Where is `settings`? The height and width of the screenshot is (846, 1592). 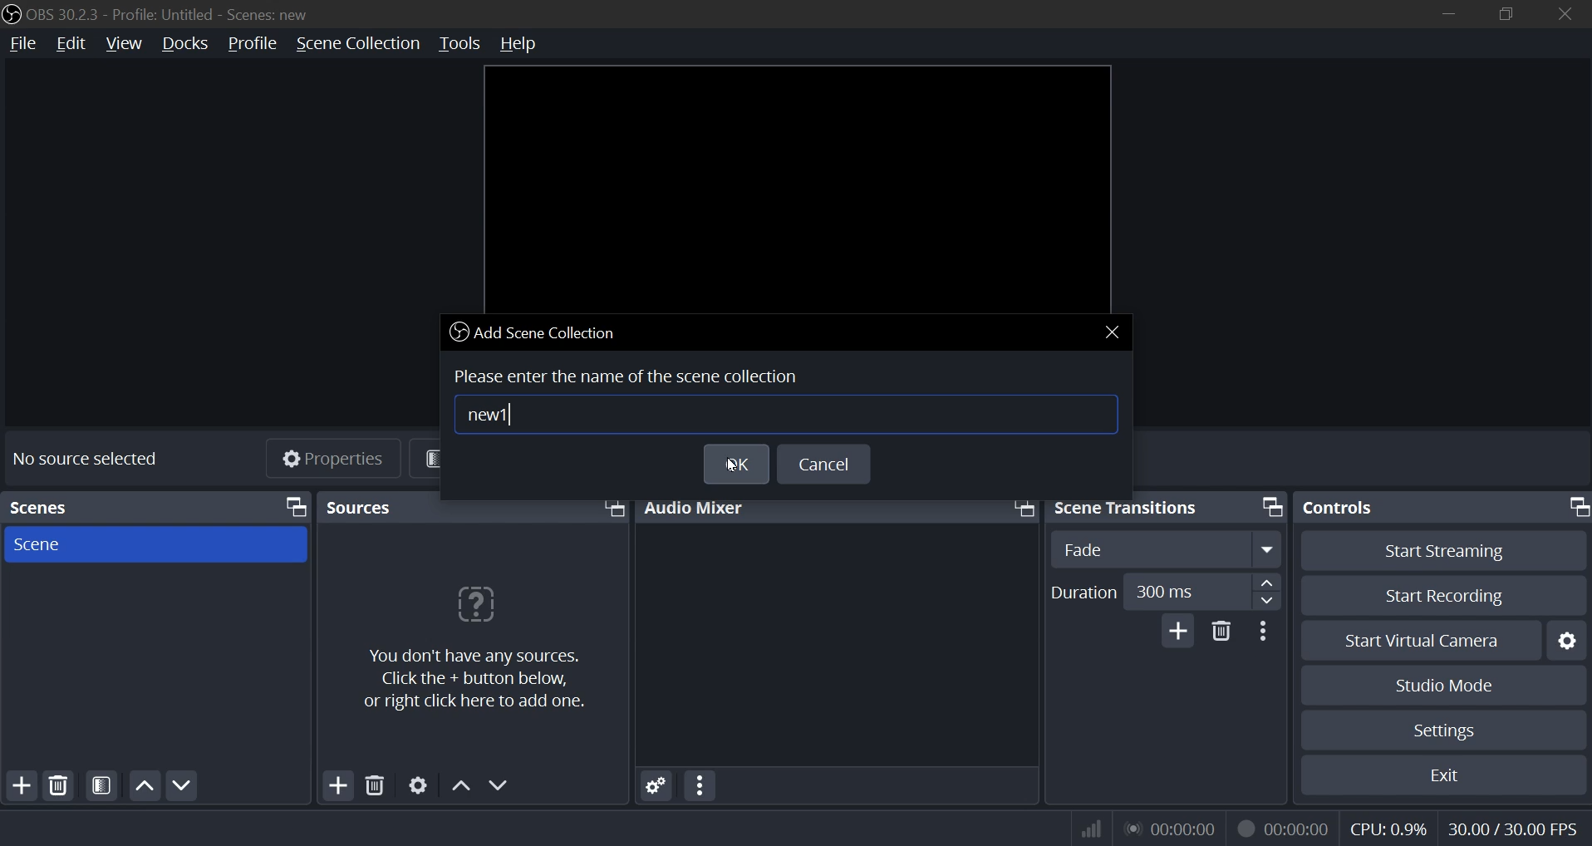
settings is located at coordinates (652, 785).